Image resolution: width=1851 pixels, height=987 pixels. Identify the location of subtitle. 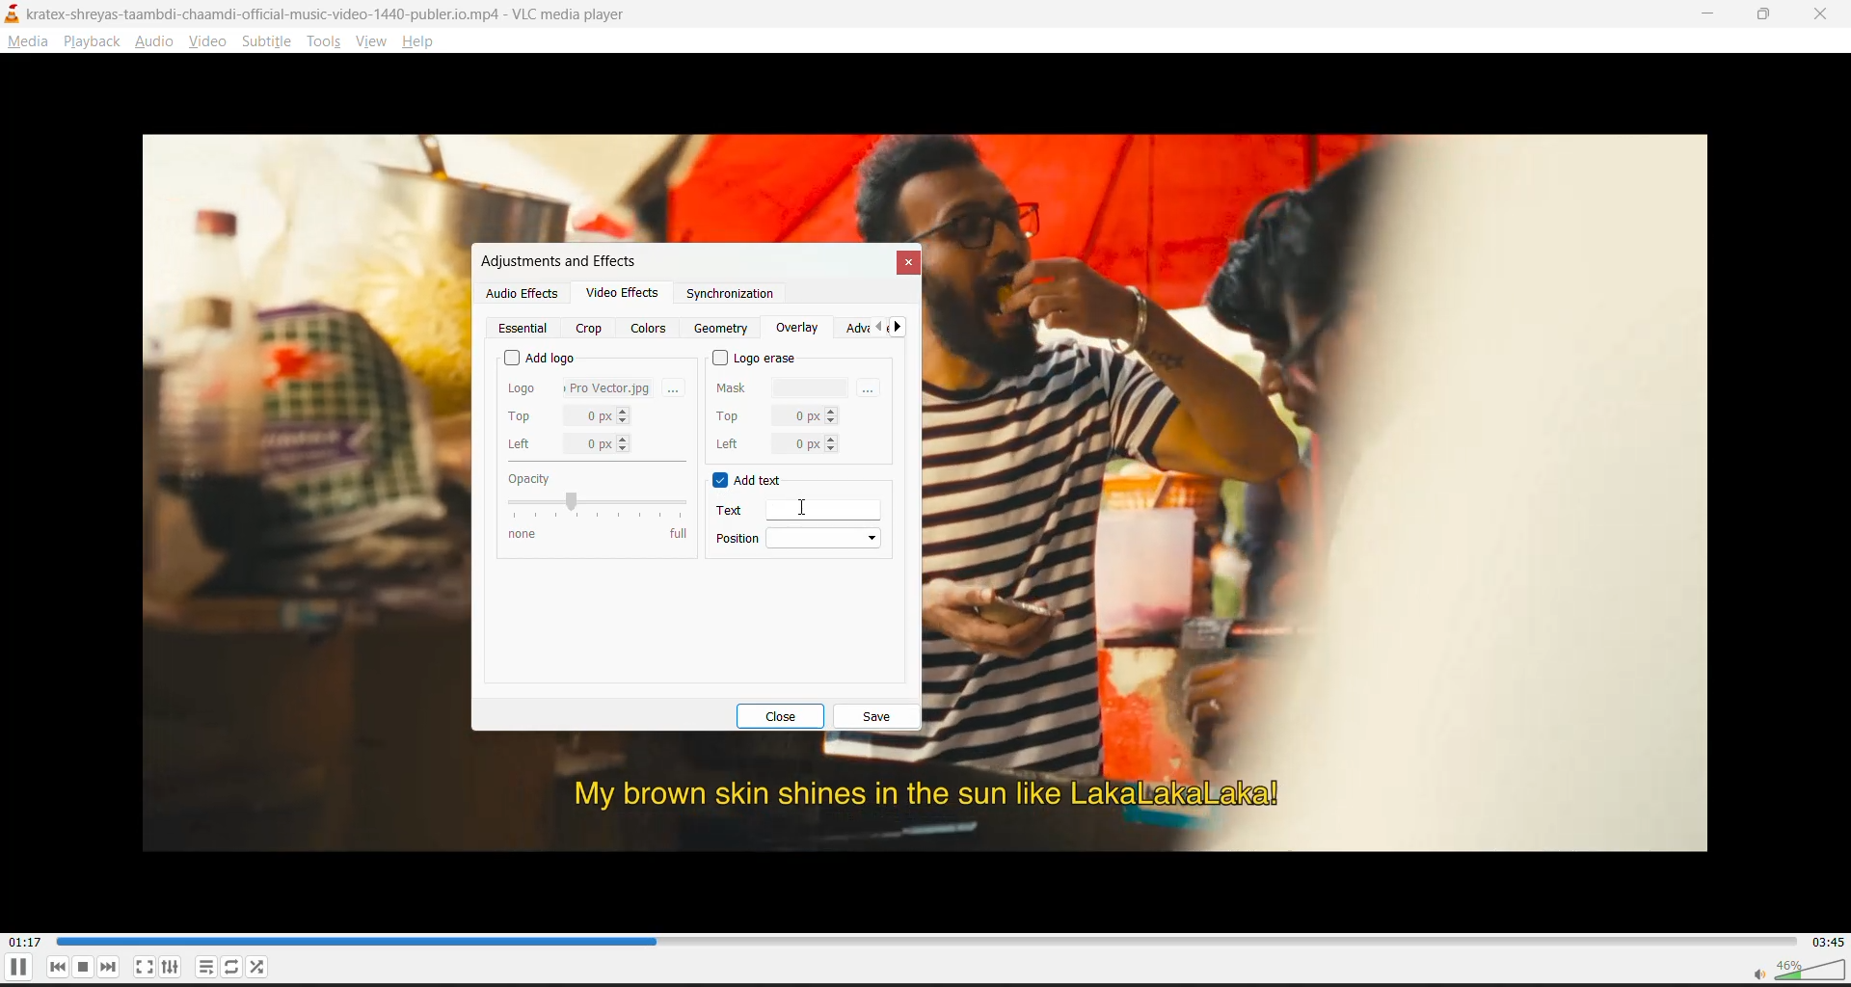
(270, 43).